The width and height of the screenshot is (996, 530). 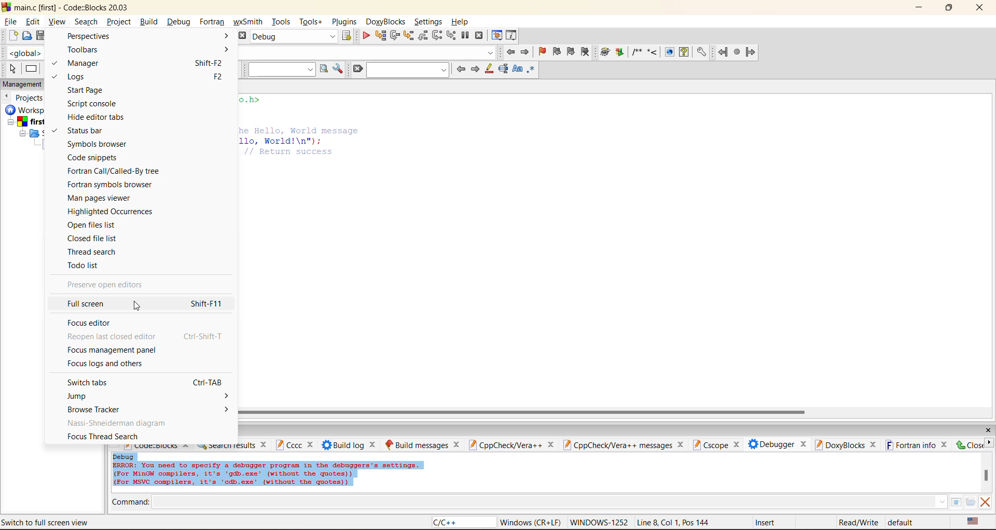 What do you see at coordinates (525, 53) in the screenshot?
I see `jump forward` at bounding box center [525, 53].